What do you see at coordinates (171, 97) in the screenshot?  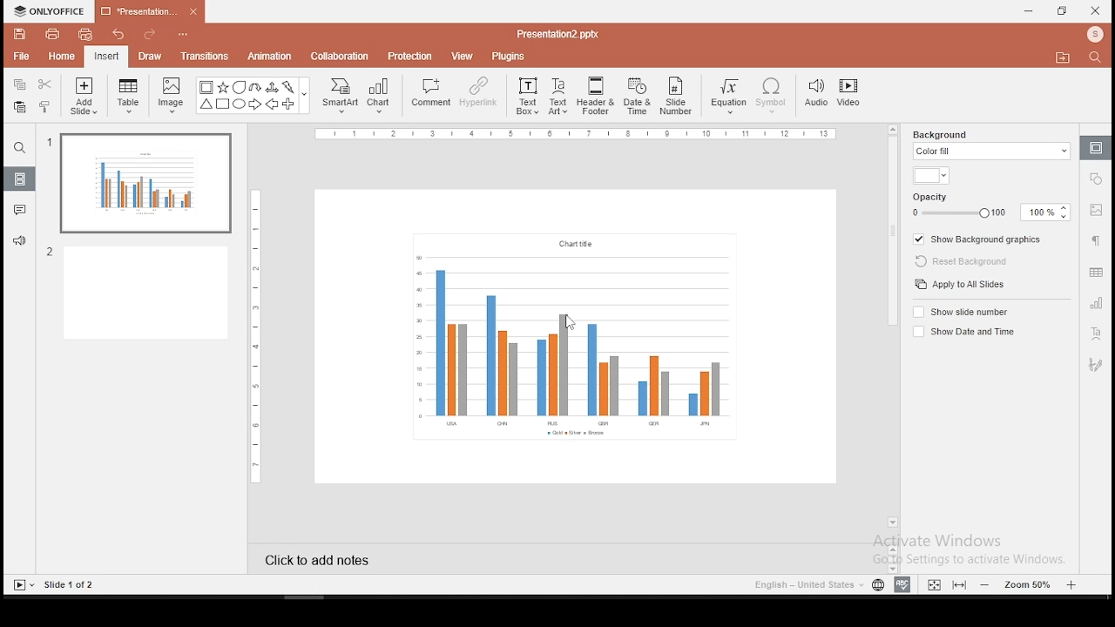 I see `image` at bounding box center [171, 97].